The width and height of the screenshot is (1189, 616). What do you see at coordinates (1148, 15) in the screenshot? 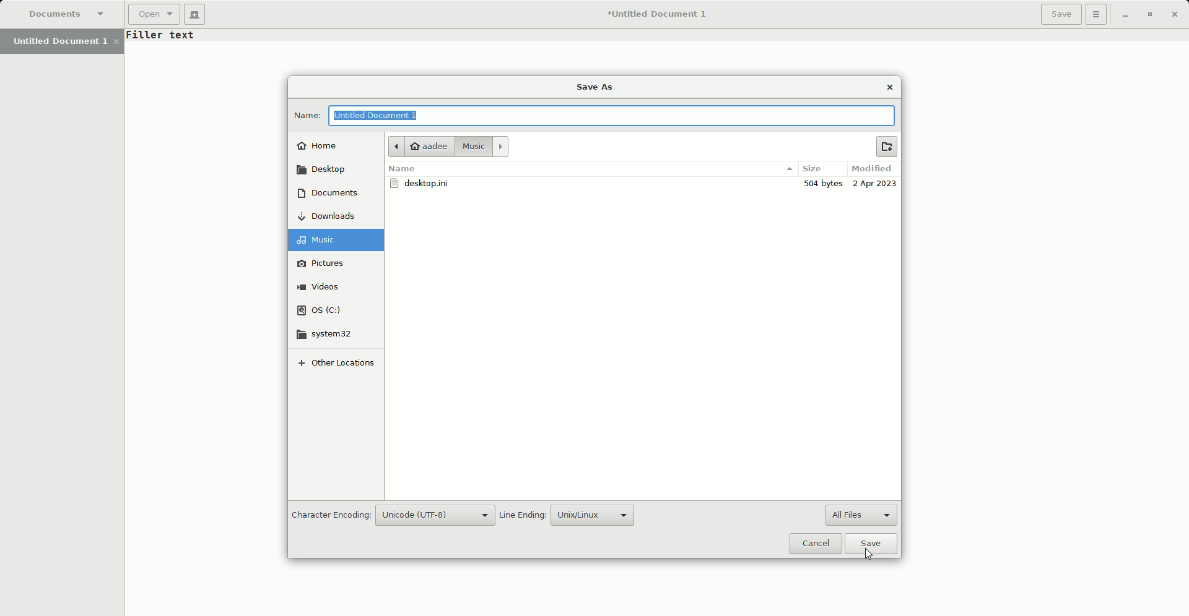
I see `Restore` at bounding box center [1148, 15].